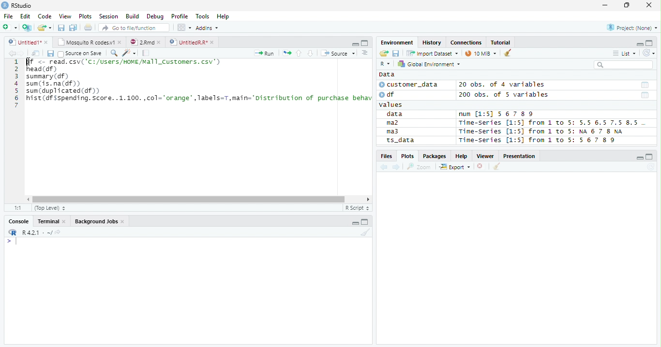 The image size is (661, 347). I want to click on Project (none), so click(633, 27).